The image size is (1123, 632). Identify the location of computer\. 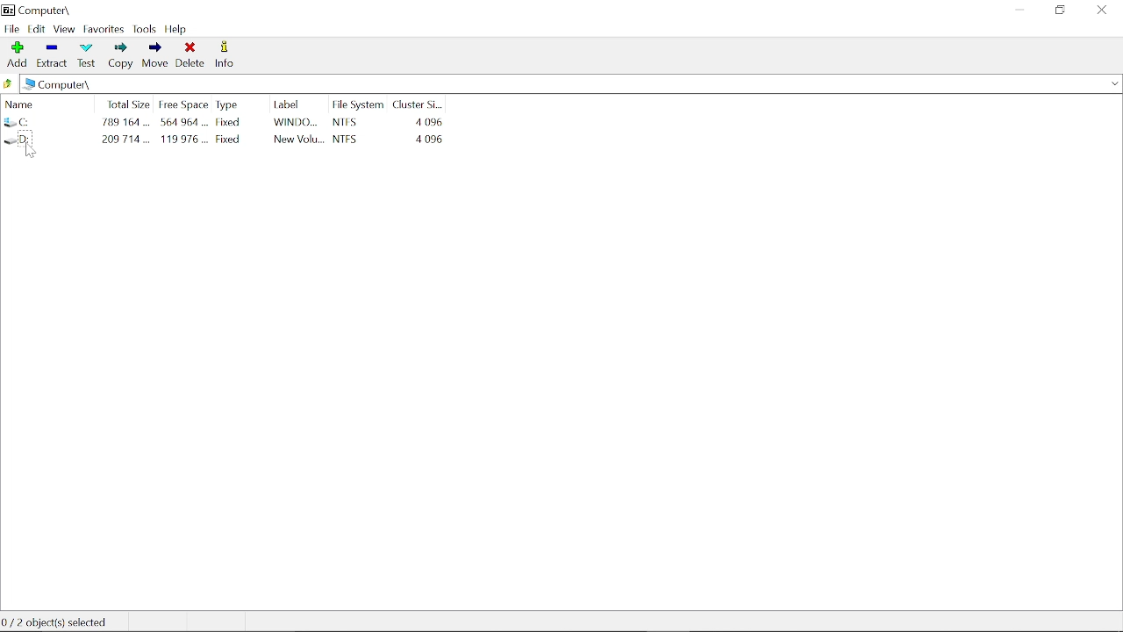
(45, 9).